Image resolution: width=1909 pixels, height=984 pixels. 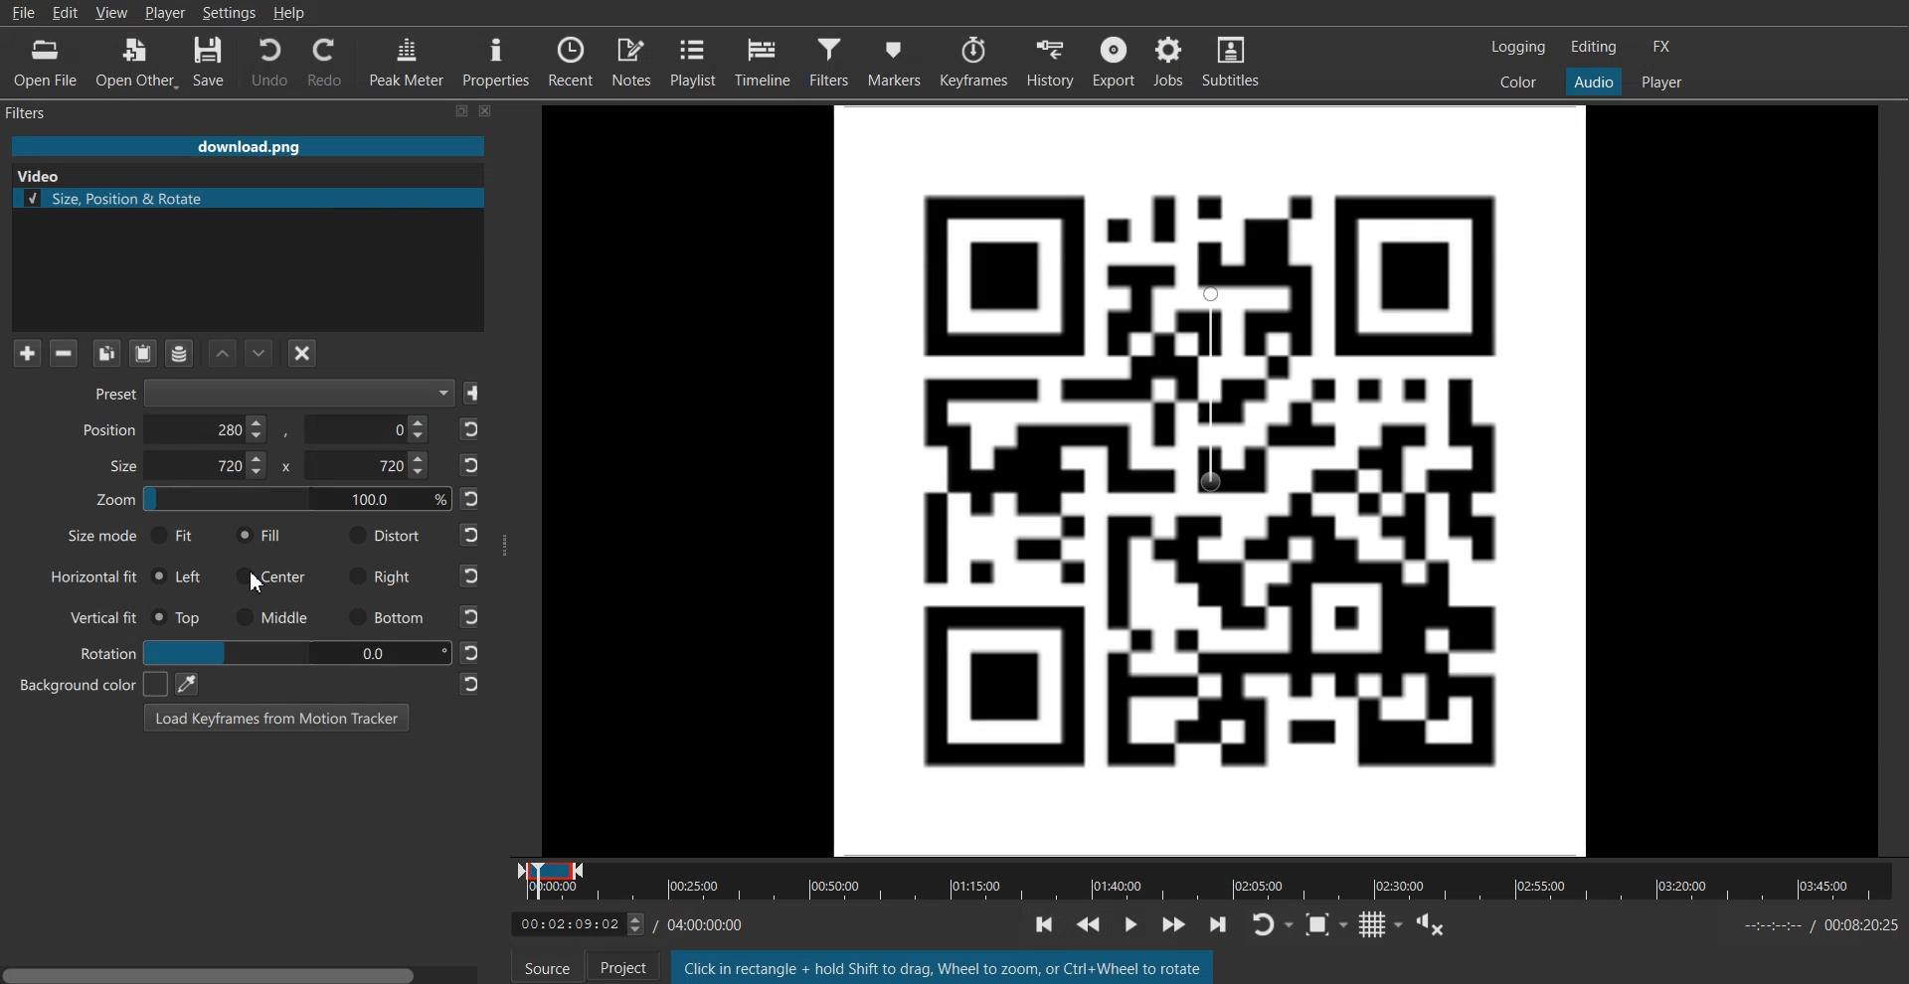 I want to click on Top, so click(x=179, y=617).